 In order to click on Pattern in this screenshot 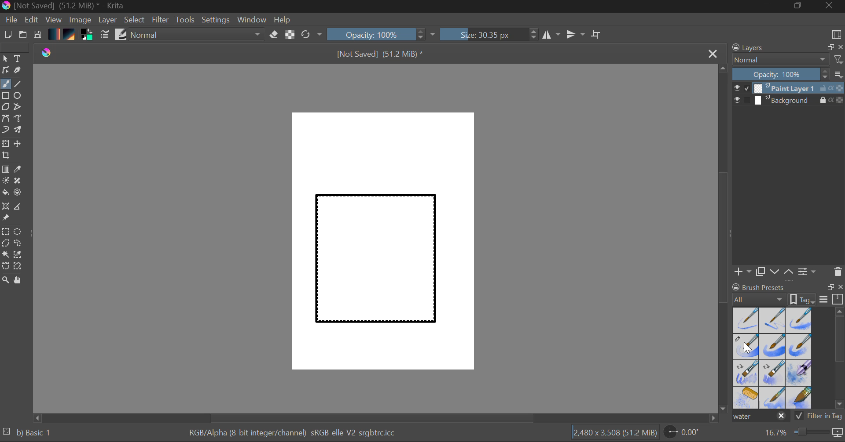, I will do `click(70, 35)`.